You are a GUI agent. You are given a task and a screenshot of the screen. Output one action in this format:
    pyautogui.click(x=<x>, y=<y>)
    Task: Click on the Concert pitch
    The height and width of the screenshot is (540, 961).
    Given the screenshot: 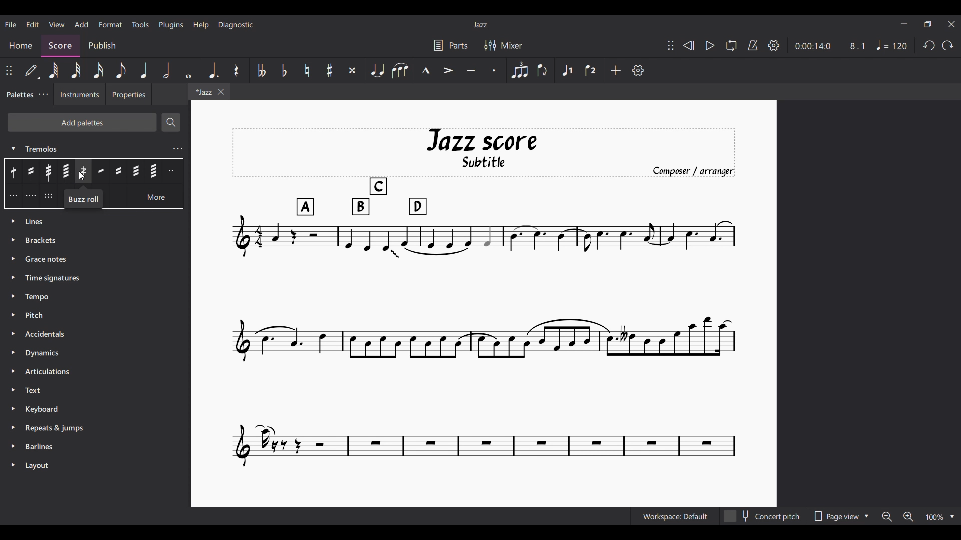 What is the action you would take?
    pyautogui.click(x=762, y=516)
    